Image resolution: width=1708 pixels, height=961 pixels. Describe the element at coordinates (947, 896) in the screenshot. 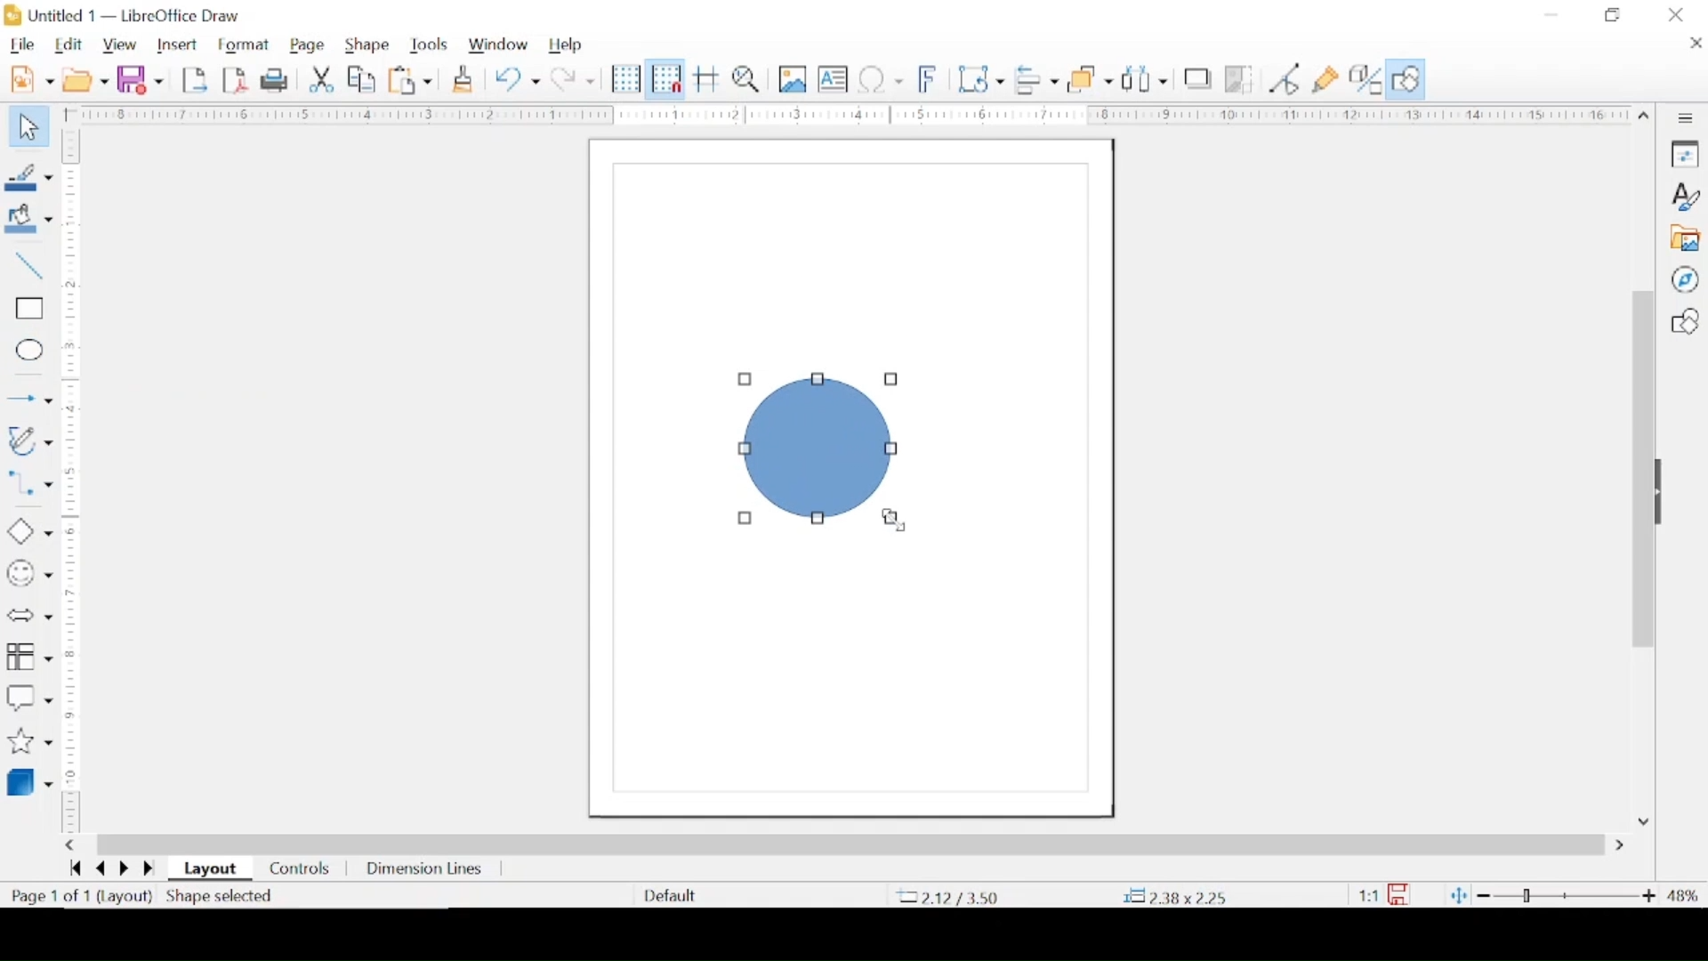

I see `coordinate` at that location.